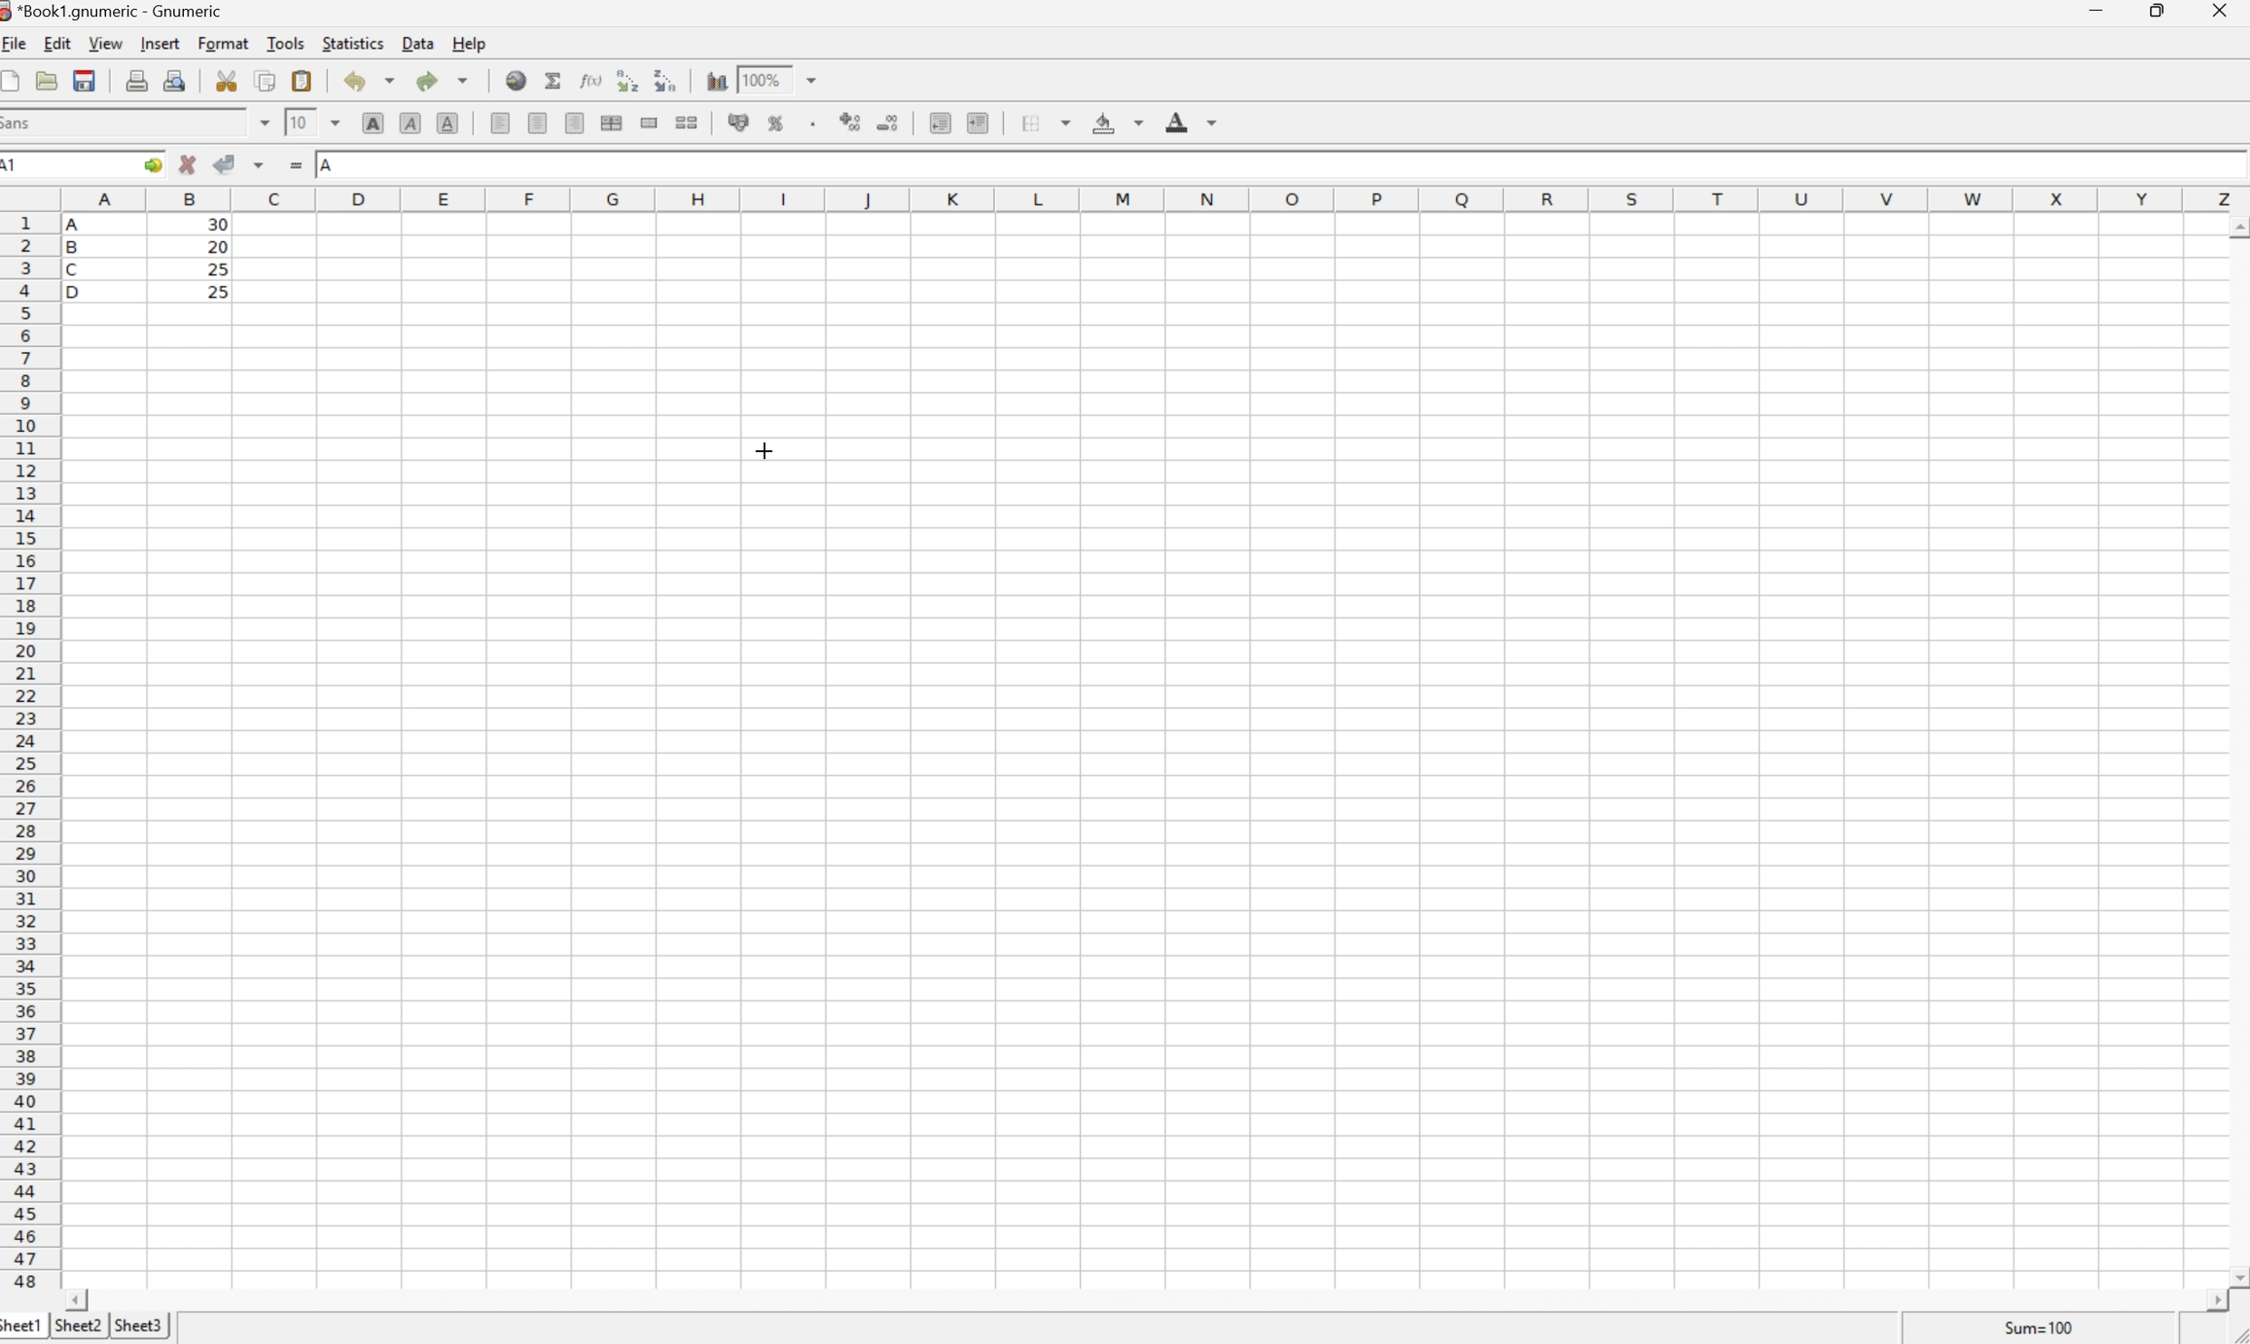 This screenshot has width=2250, height=1344. What do you see at coordinates (58, 43) in the screenshot?
I see `Edit` at bounding box center [58, 43].